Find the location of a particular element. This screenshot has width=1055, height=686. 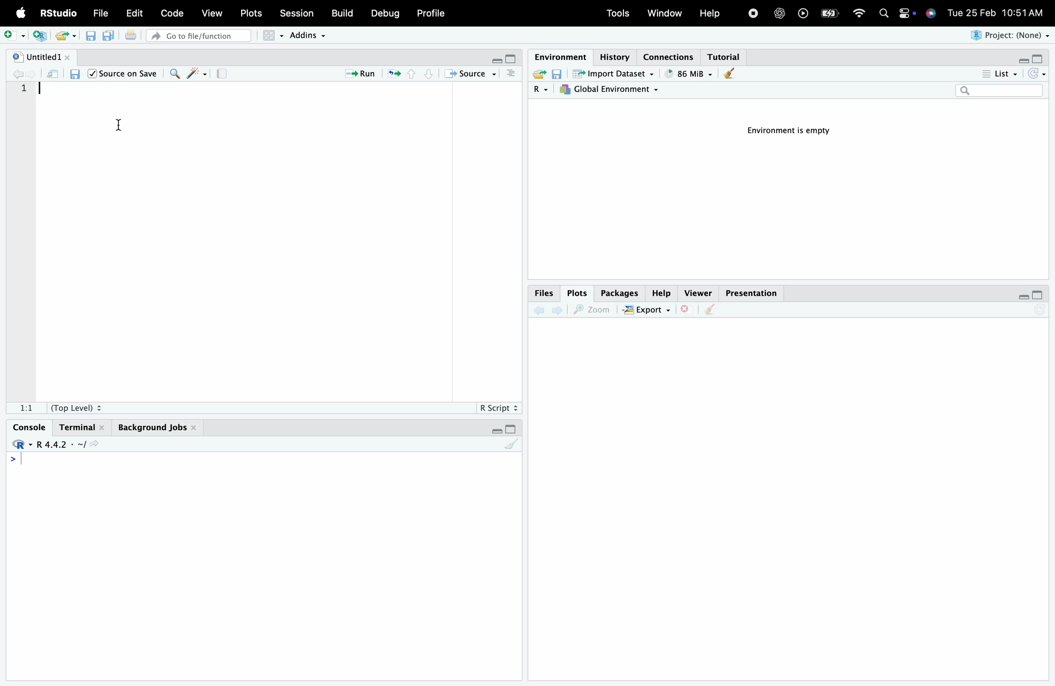

stop is located at coordinates (753, 12).